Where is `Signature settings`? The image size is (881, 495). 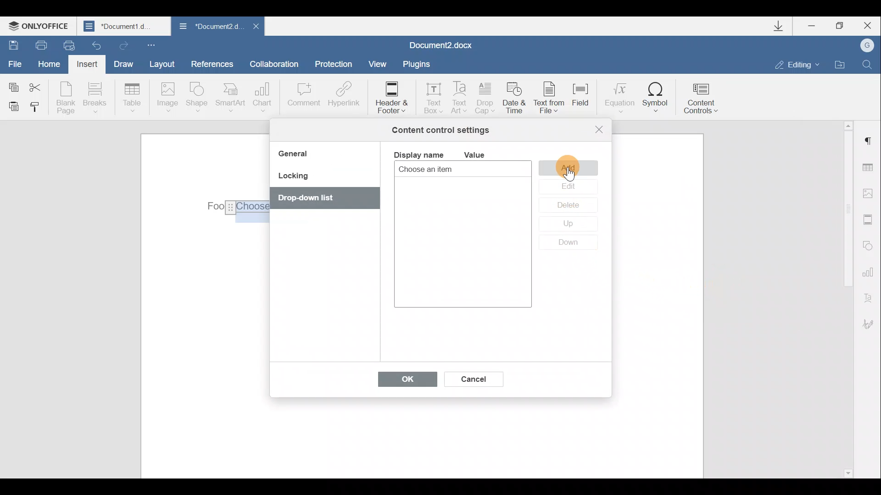
Signature settings is located at coordinates (872, 324).